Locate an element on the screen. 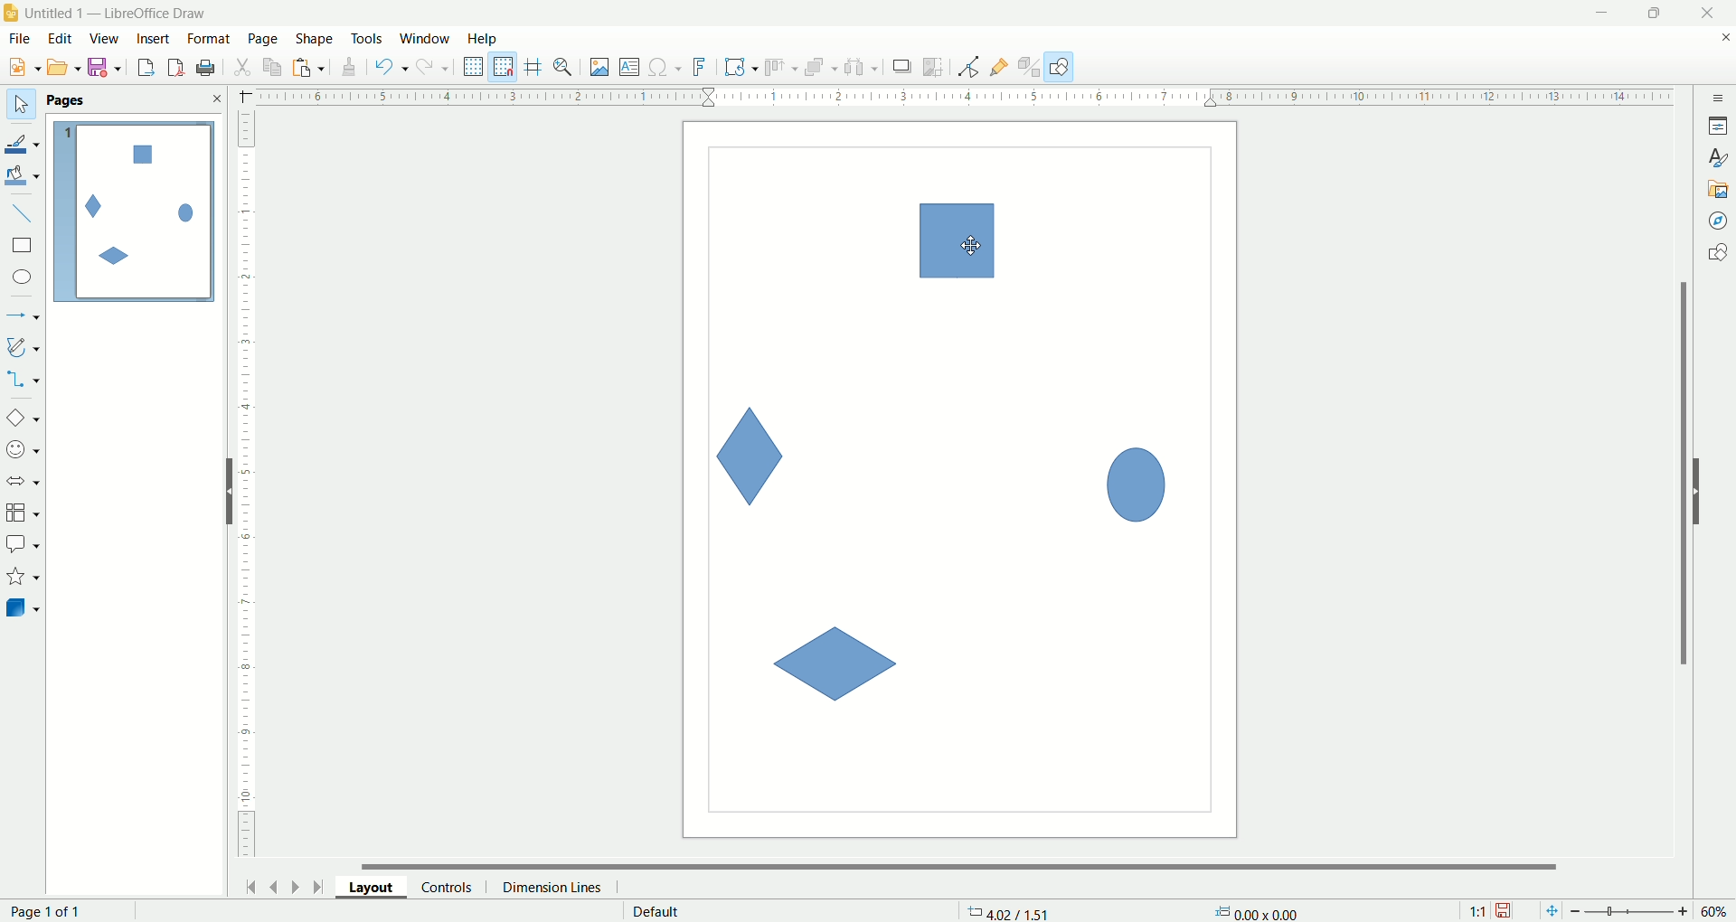  navigator is located at coordinates (1719, 221).